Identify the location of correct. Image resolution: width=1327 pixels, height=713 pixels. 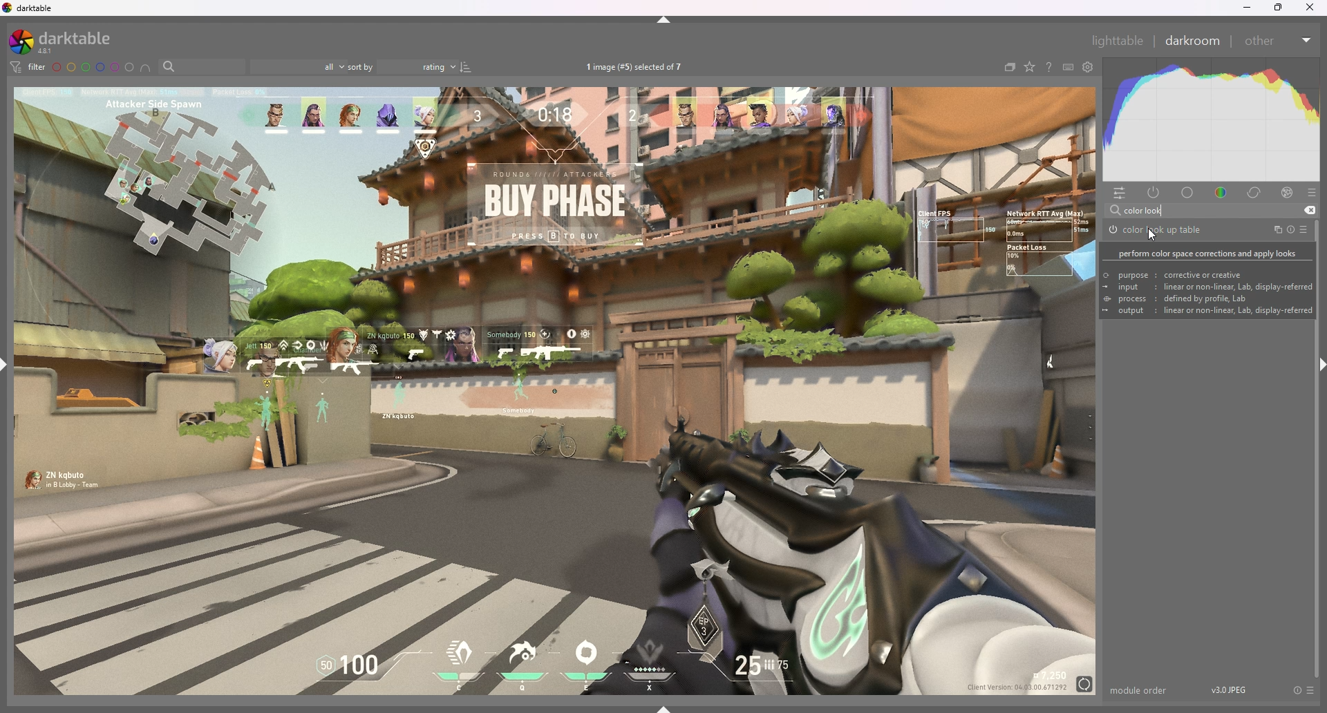
(1256, 192).